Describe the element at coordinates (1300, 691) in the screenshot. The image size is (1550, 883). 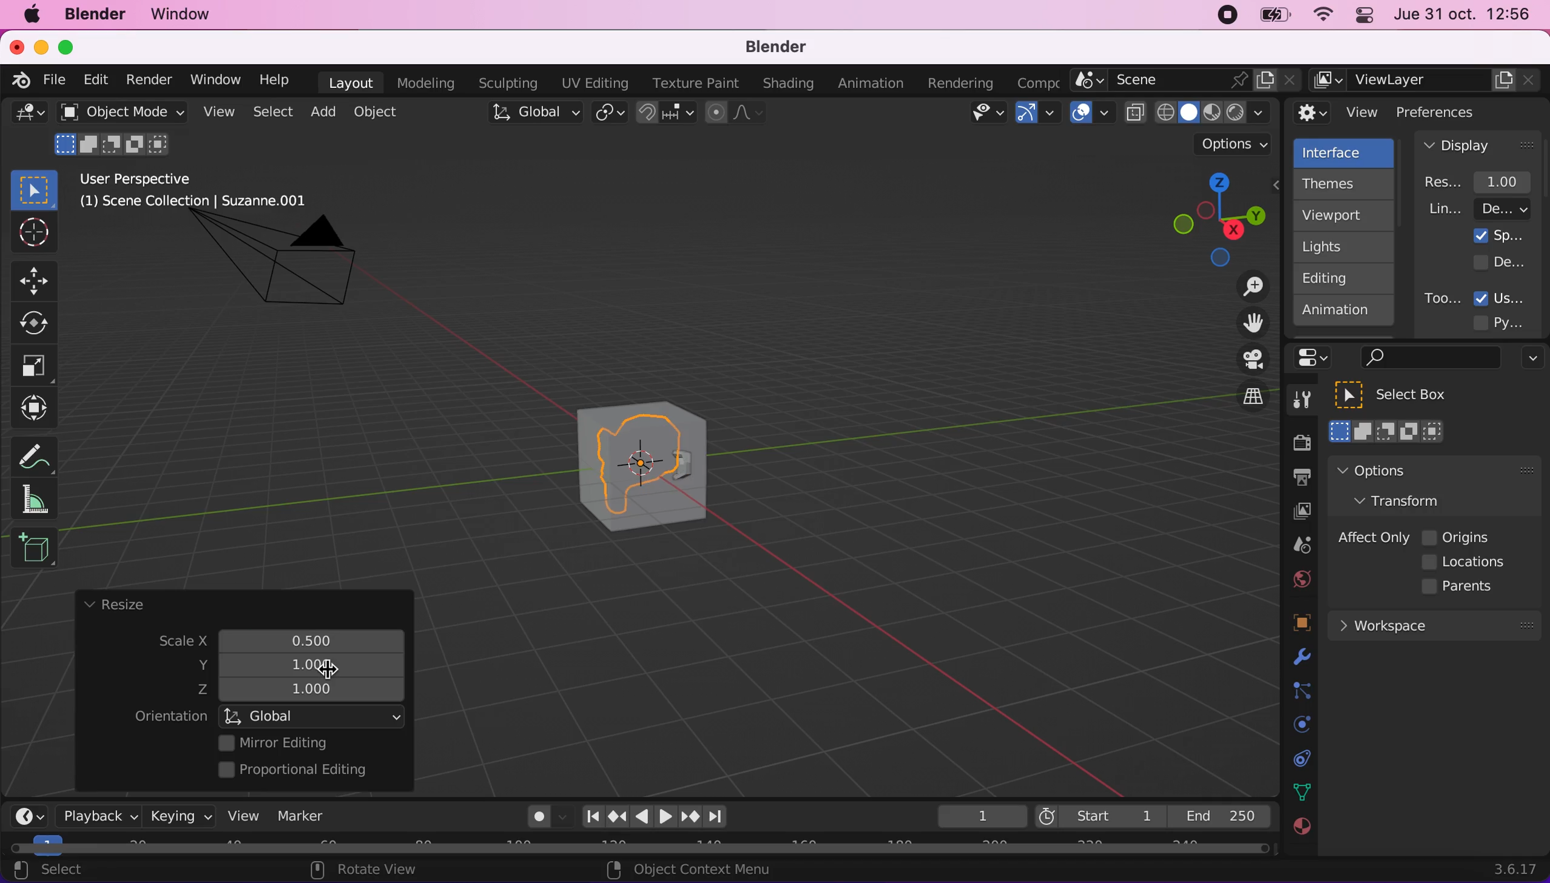
I see `constraints` at that location.